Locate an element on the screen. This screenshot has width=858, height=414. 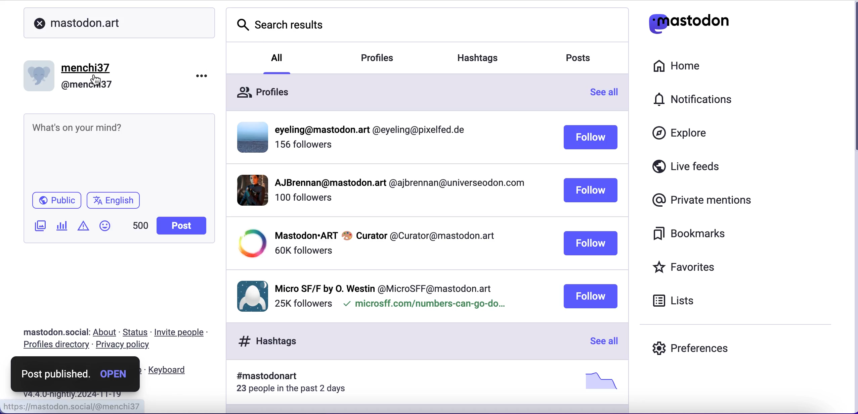
display picture is located at coordinates (250, 245).